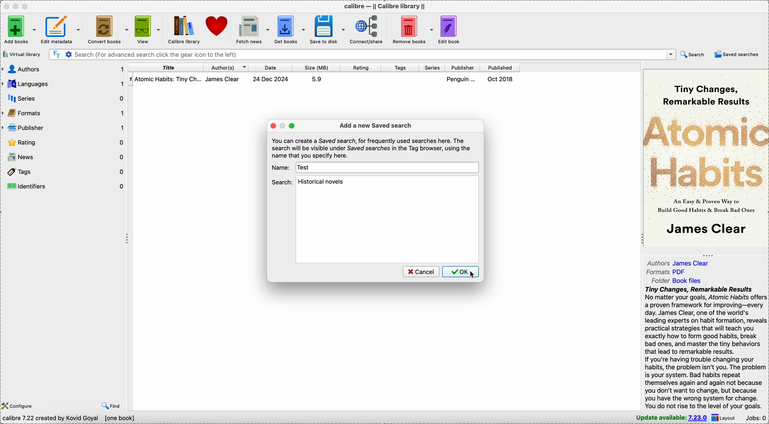  What do you see at coordinates (70, 418) in the screenshot?
I see `Calibre 7.22 created by Kovid Goyal [one book]` at bounding box center [70, 418].